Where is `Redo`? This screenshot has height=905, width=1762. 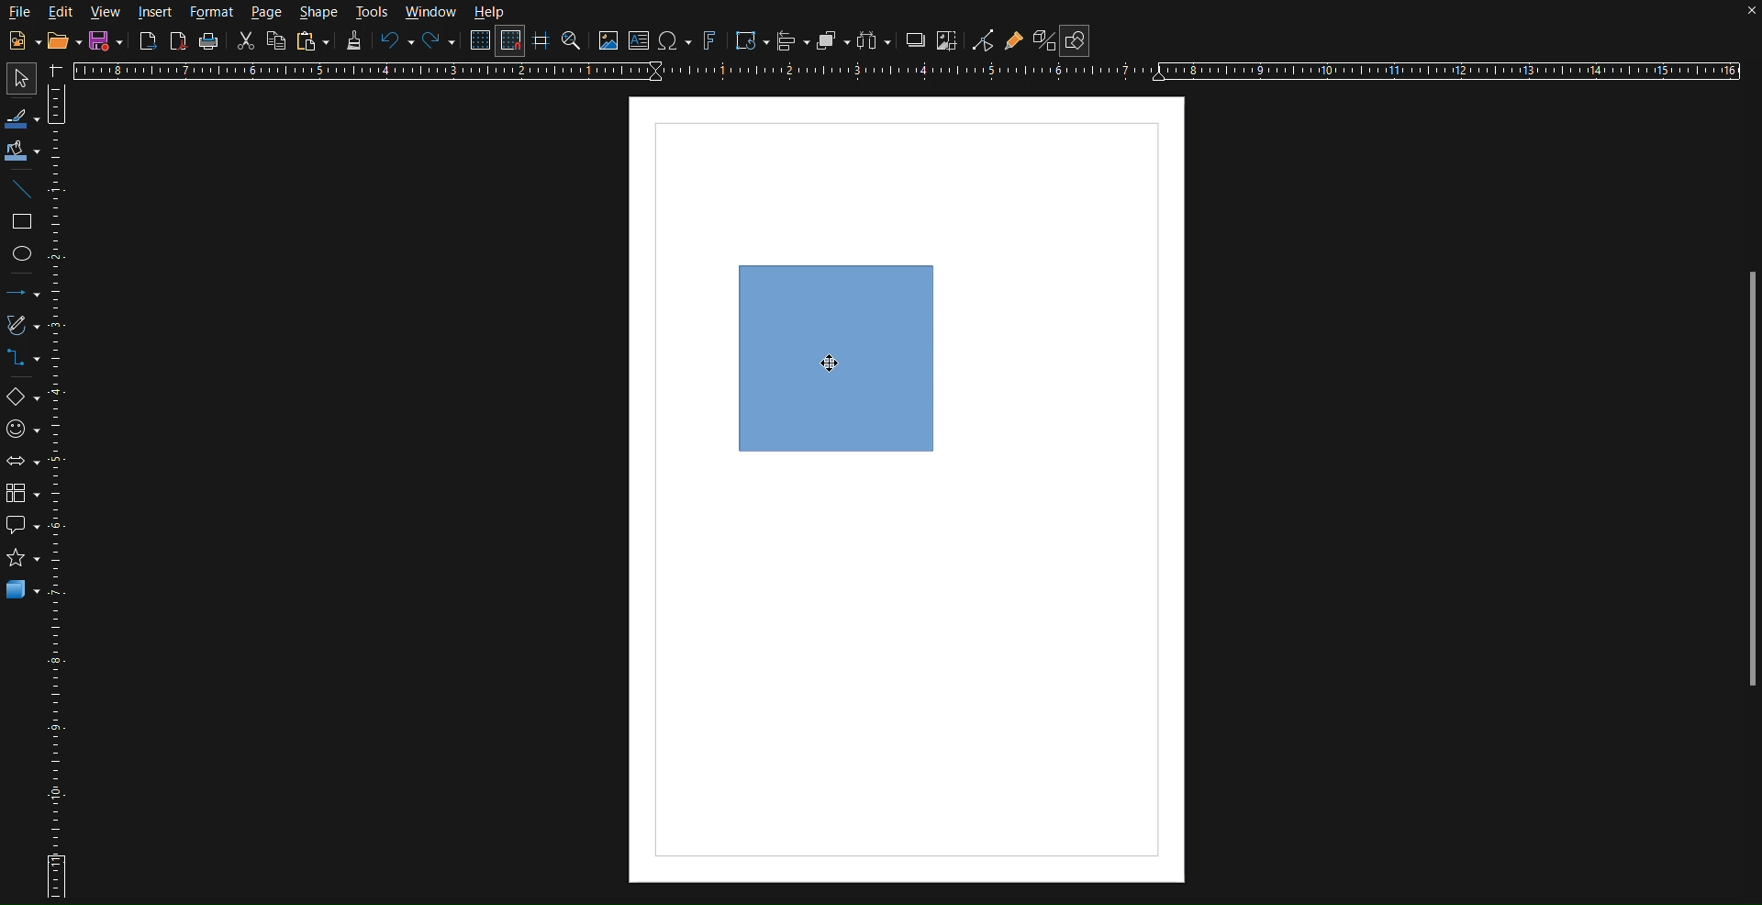
Redo is located at coordinates (439, 42).